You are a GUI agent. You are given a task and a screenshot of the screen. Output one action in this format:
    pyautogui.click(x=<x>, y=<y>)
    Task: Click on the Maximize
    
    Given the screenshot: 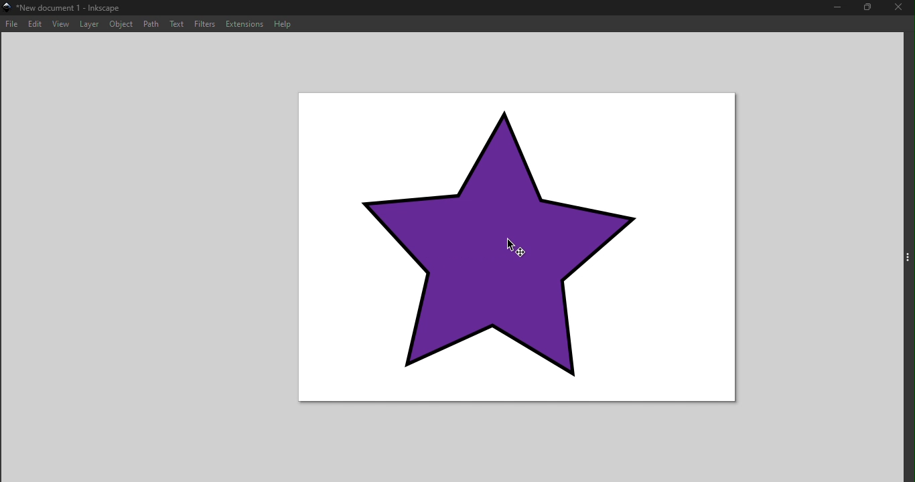 What is the action you would take?
    pyautogui.click(x=868, y=8)
    